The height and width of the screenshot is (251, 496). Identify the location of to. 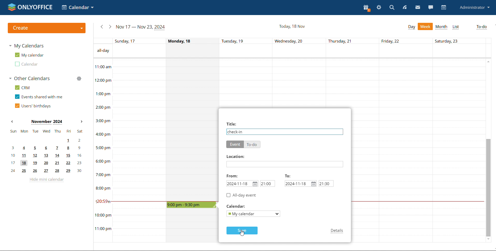
(288, 175).